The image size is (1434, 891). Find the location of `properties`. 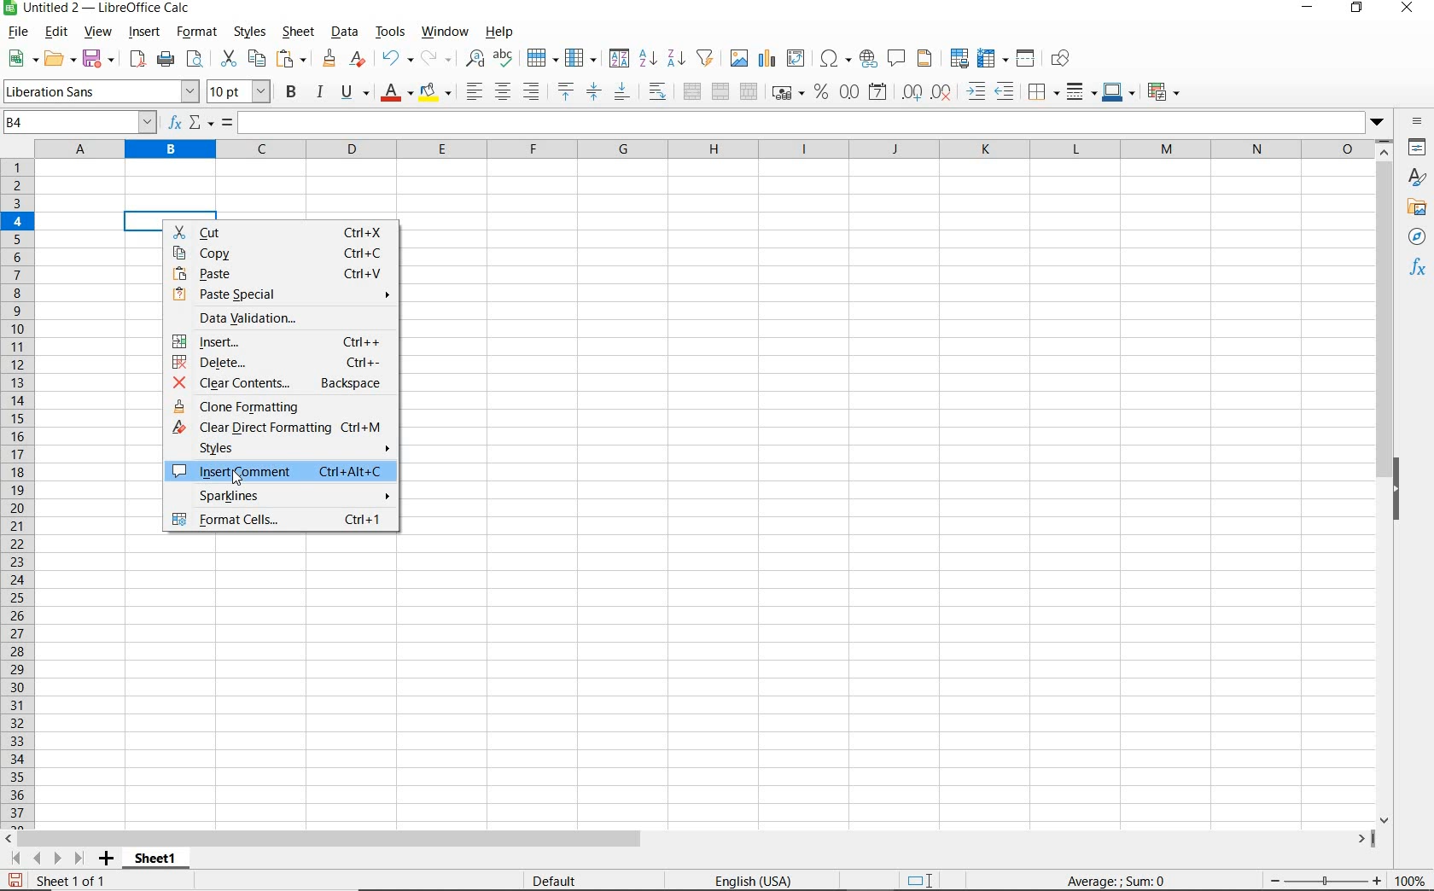

properties is located at coordinates (1417, 146).